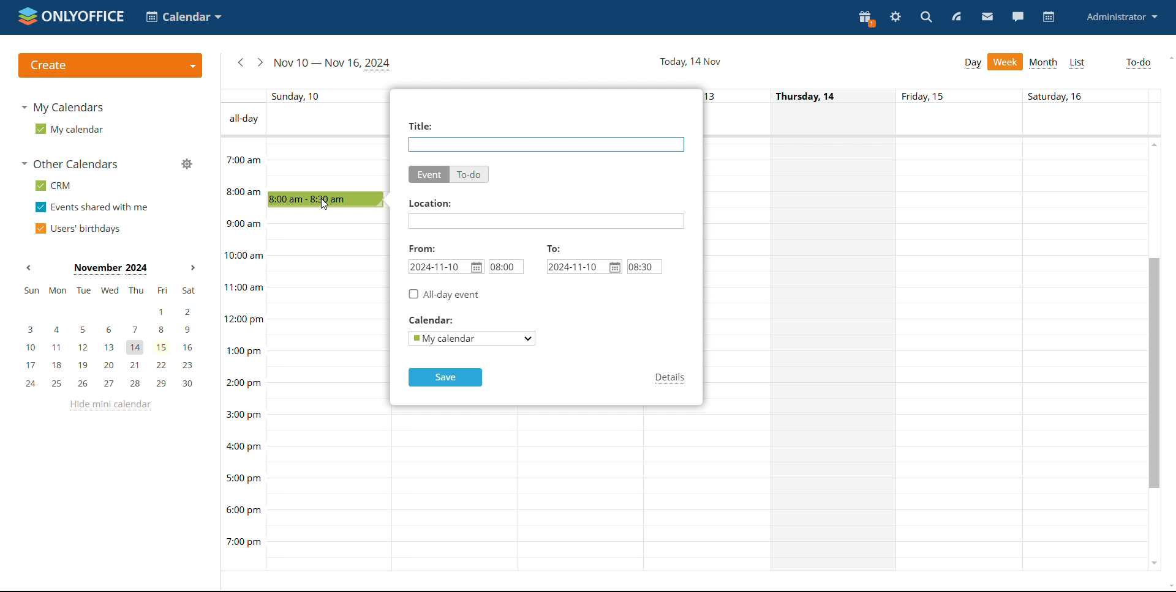 The width and height of the screenshot is (1176, 592). Describe the element at coordinates (1139, 62) in the screenshot. I see `to-do` at that location.